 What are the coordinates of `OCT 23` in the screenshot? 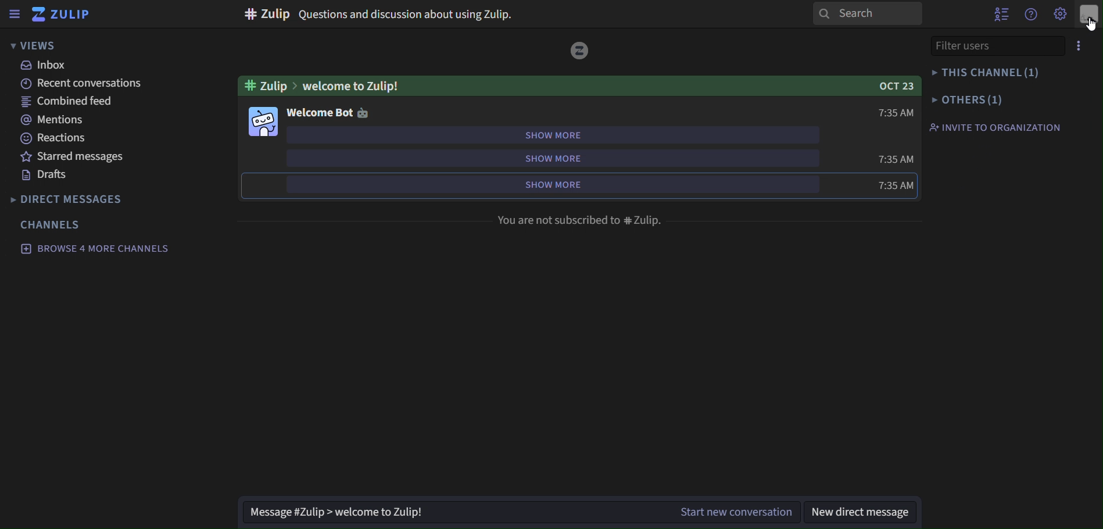 It's located at (892, 86).